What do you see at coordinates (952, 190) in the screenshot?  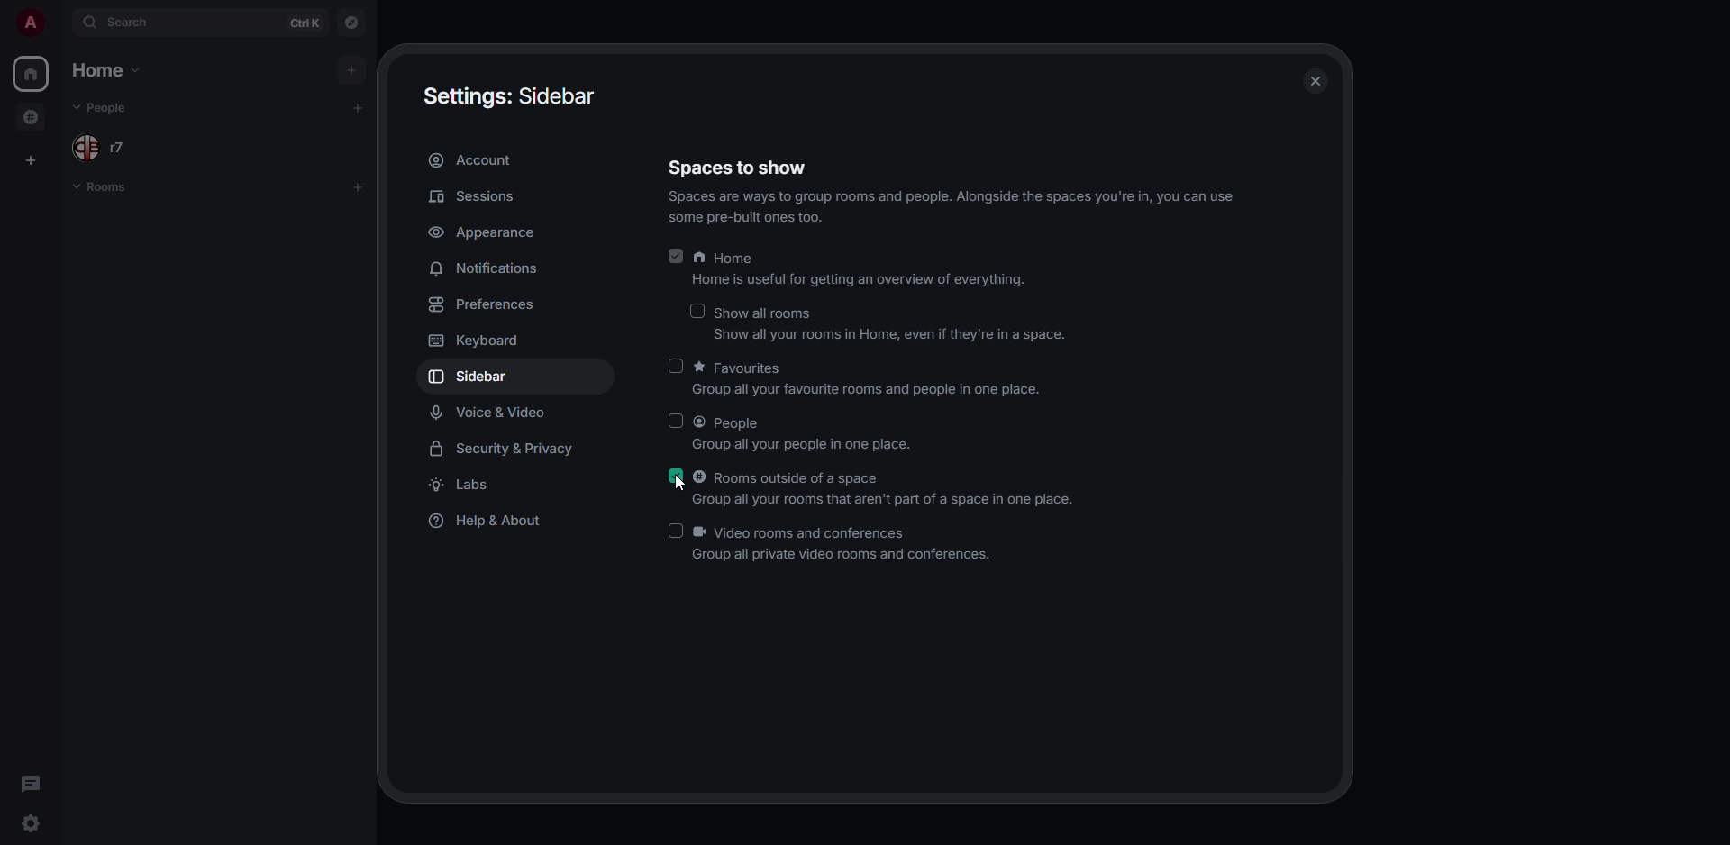 I see `spaces to show` at bounding box center [952, 190].